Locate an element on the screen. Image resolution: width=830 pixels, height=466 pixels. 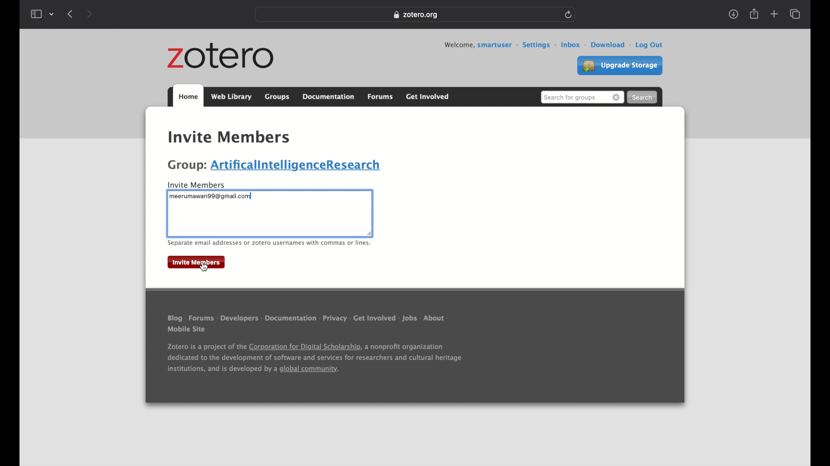
invite members is located at coordinates (200, 184).